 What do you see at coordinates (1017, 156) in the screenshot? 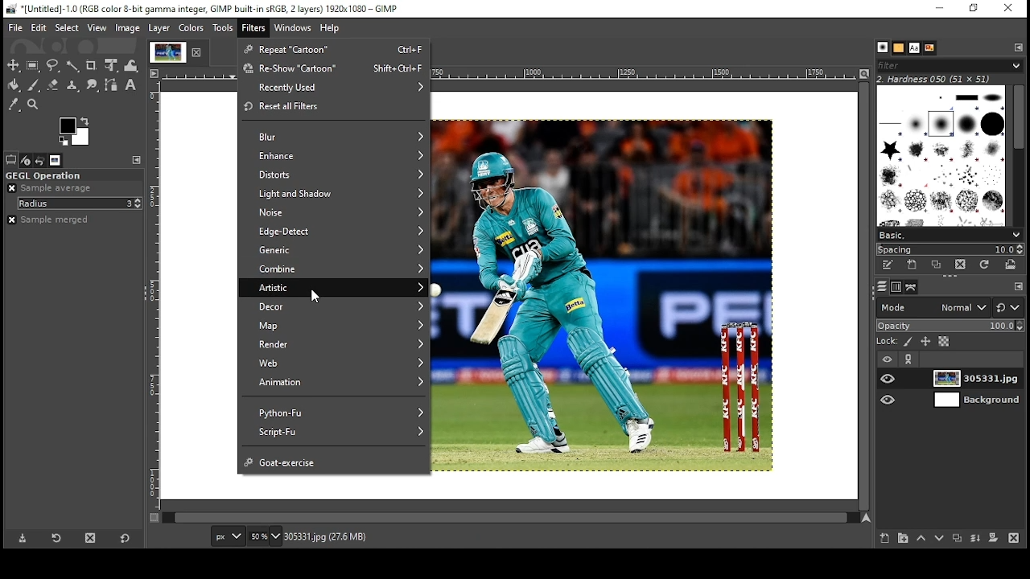
I see `scroll bar` at bounding box center [1017, 156].